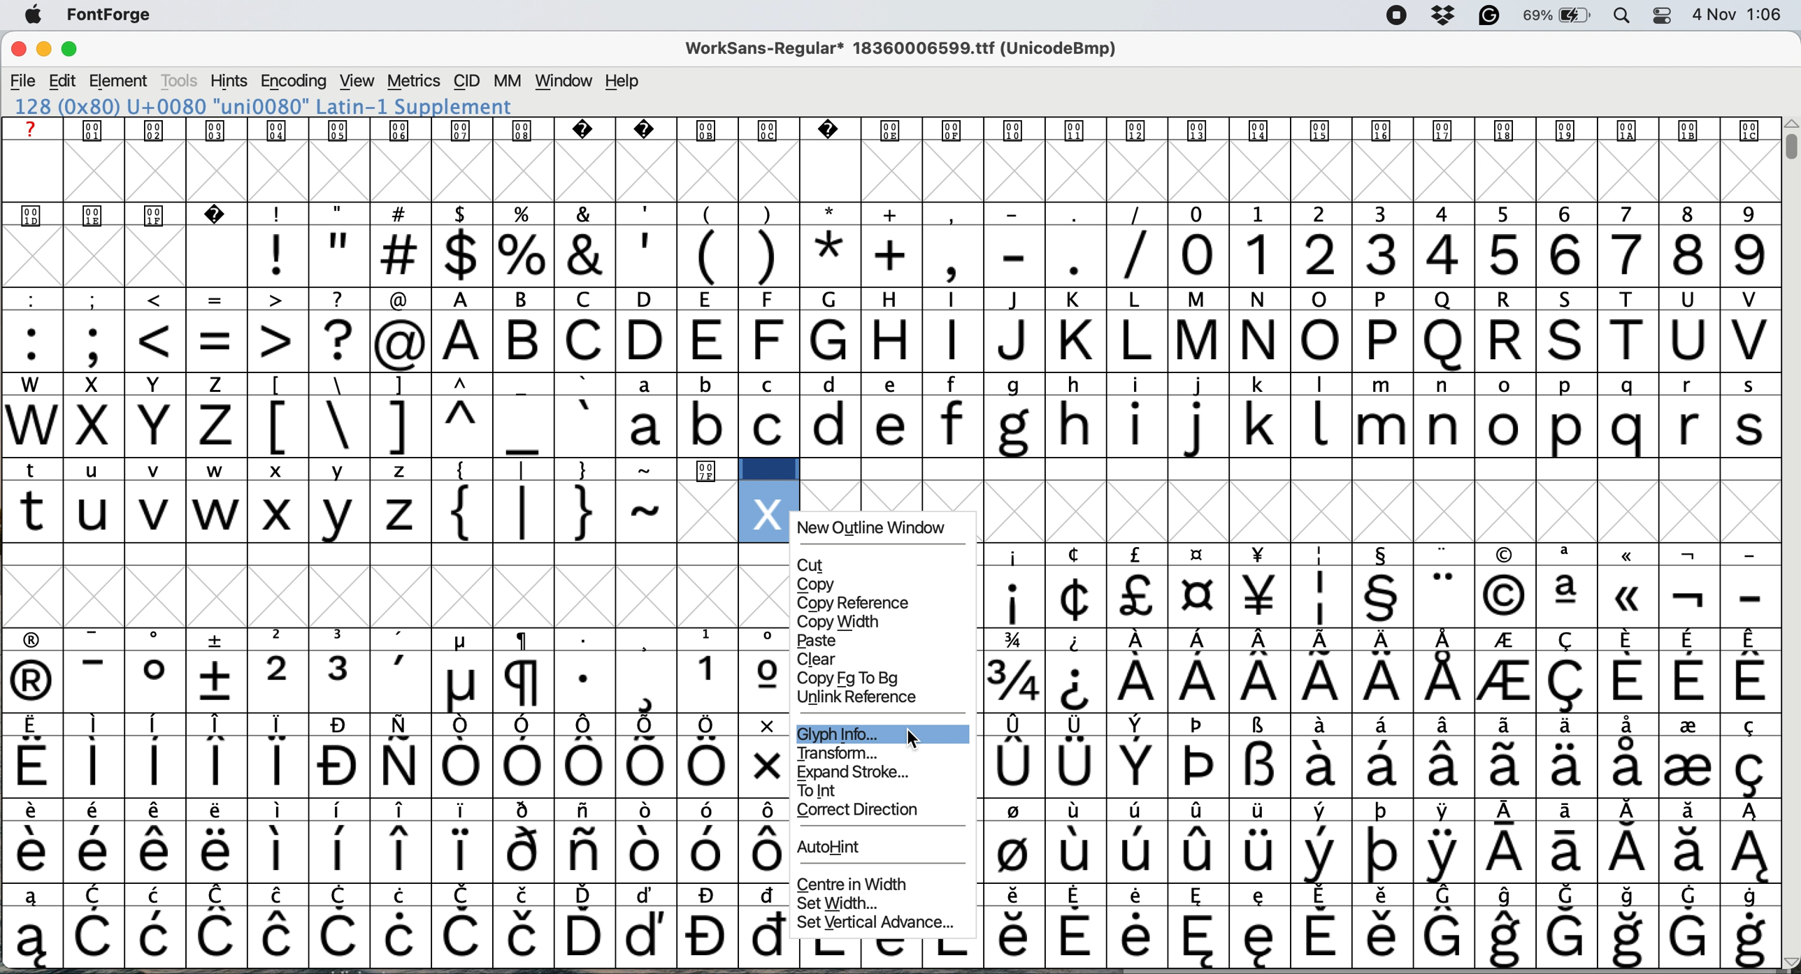  What do you see at coordinates (559, 514) in the screenshot?
I see `special characters` at bounding box center [559, 514].